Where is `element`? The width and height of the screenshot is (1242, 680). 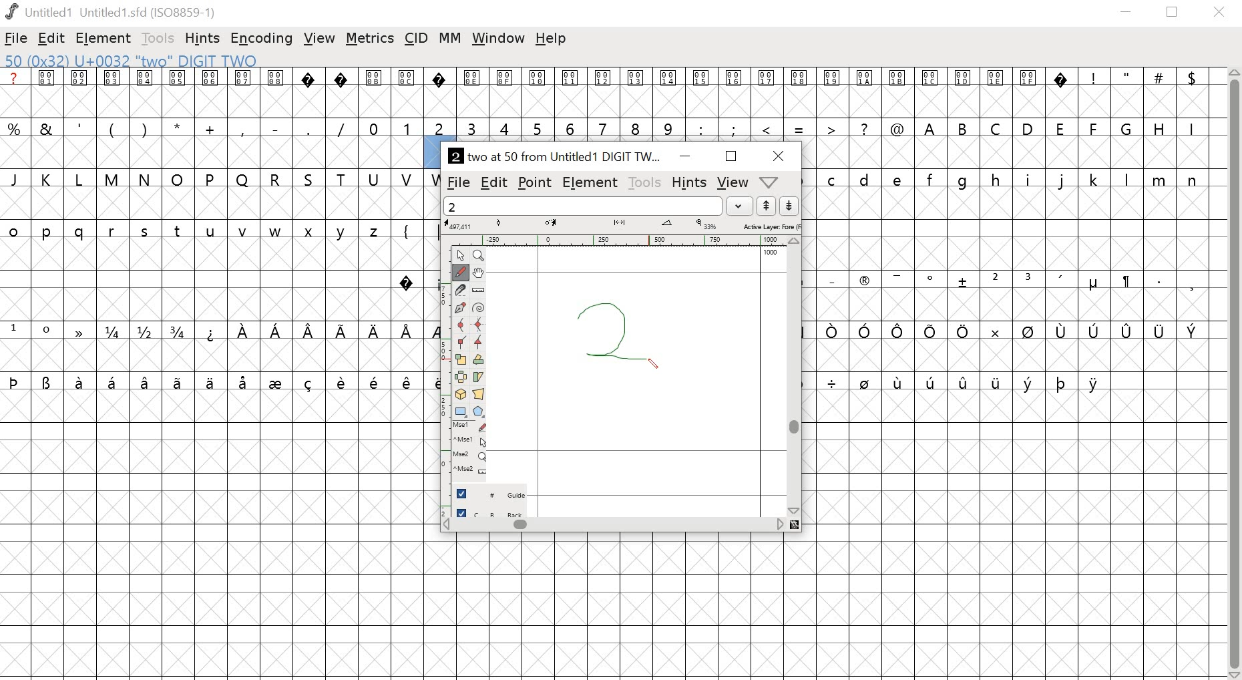 element is located at coordinates (592, 182).